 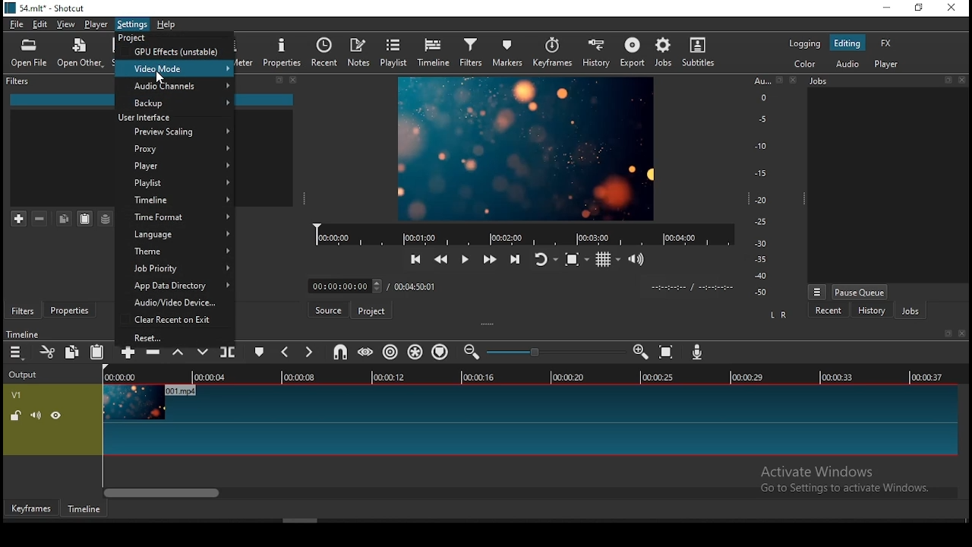 What do you see at coordinates (593, 54) in the screenshot?
I see `history` at bounding box center [593, 54].